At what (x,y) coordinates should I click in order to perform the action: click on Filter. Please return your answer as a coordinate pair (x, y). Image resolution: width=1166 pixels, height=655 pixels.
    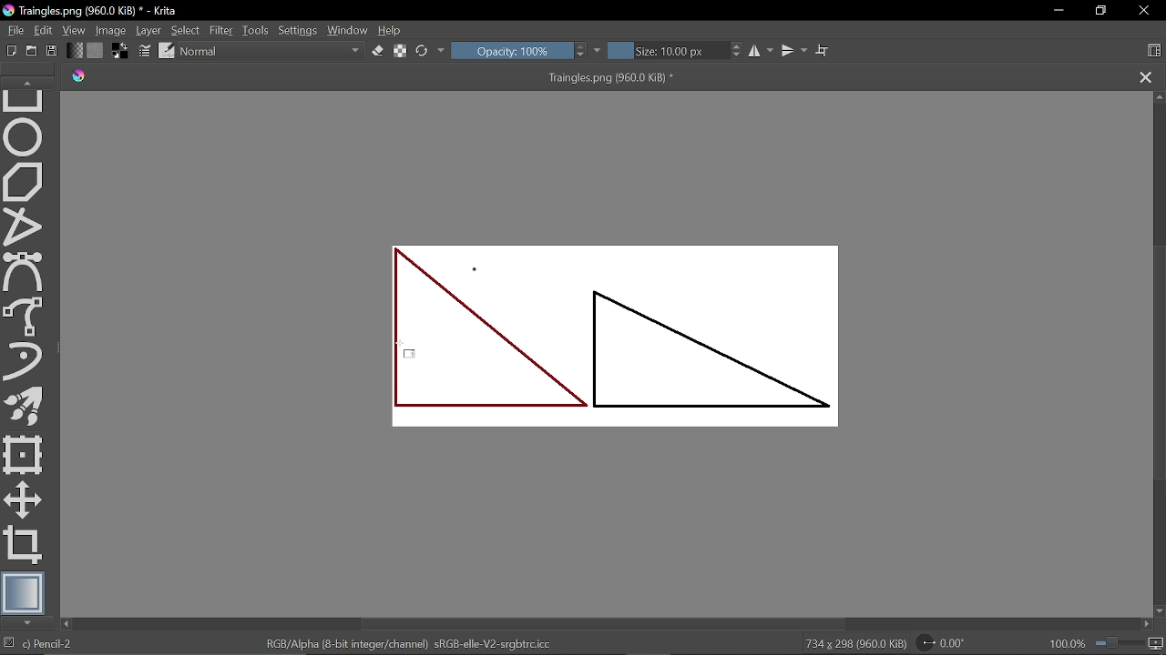
    Looking at the image, I should click on (222, 29).